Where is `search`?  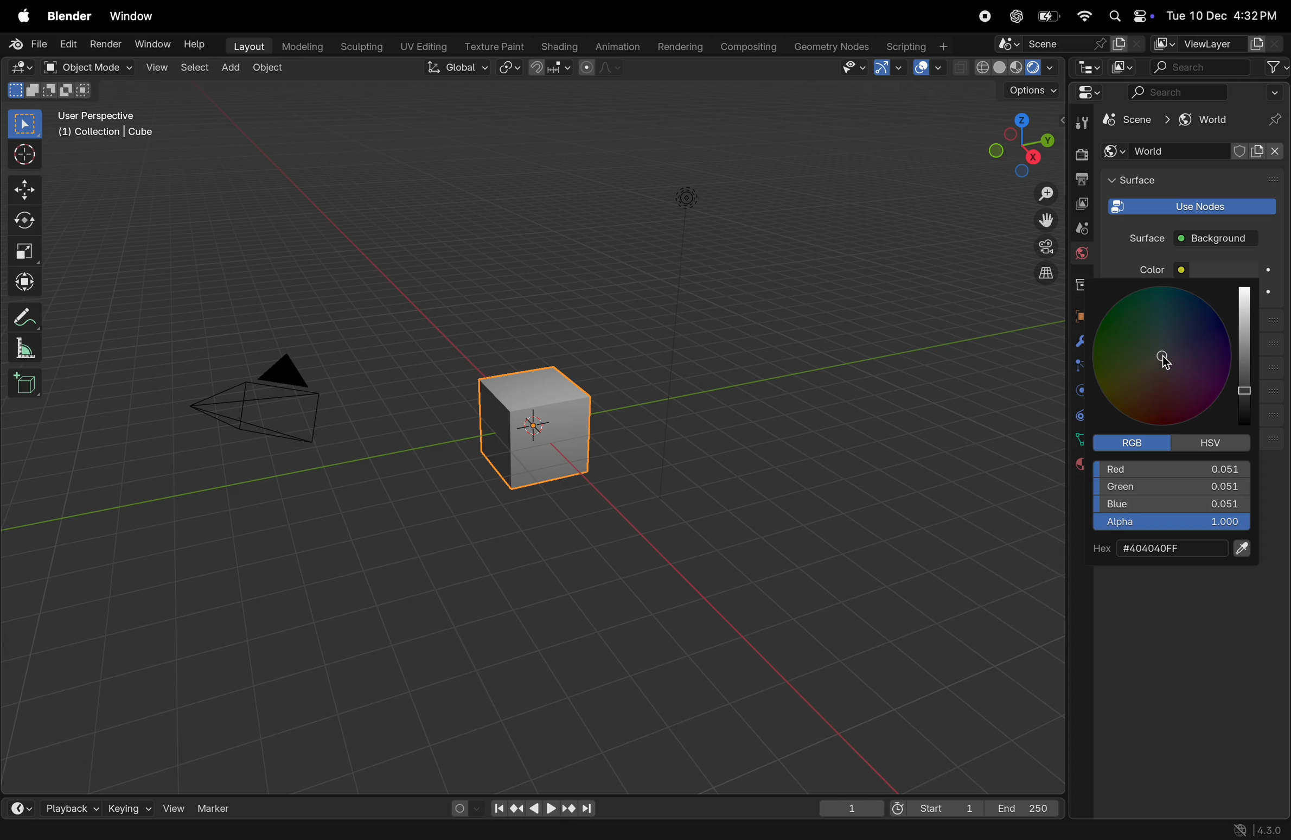
search is located at coordinates (1219, 67).